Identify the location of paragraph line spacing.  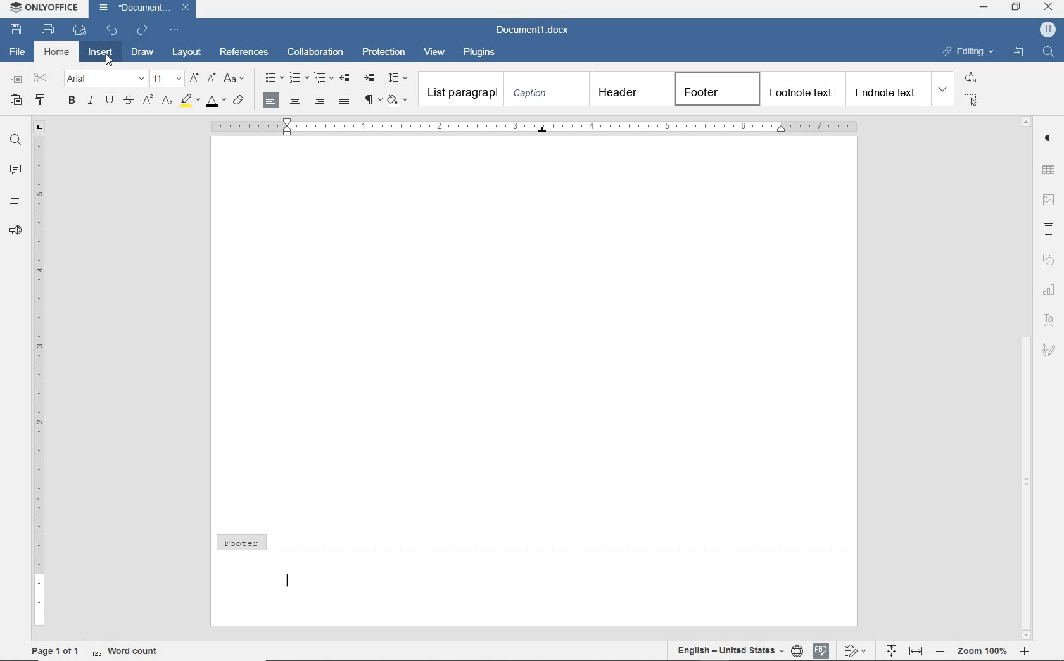
(397, 77).